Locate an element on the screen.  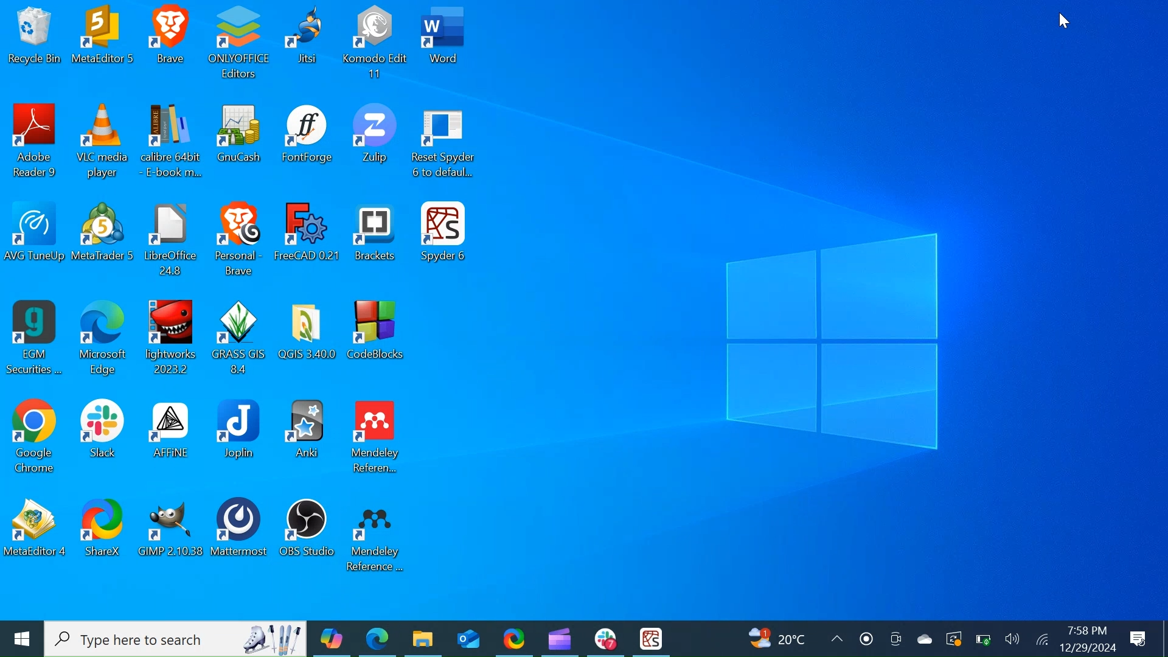
ShareX Desktop icon is located at coordinates (106, 530).